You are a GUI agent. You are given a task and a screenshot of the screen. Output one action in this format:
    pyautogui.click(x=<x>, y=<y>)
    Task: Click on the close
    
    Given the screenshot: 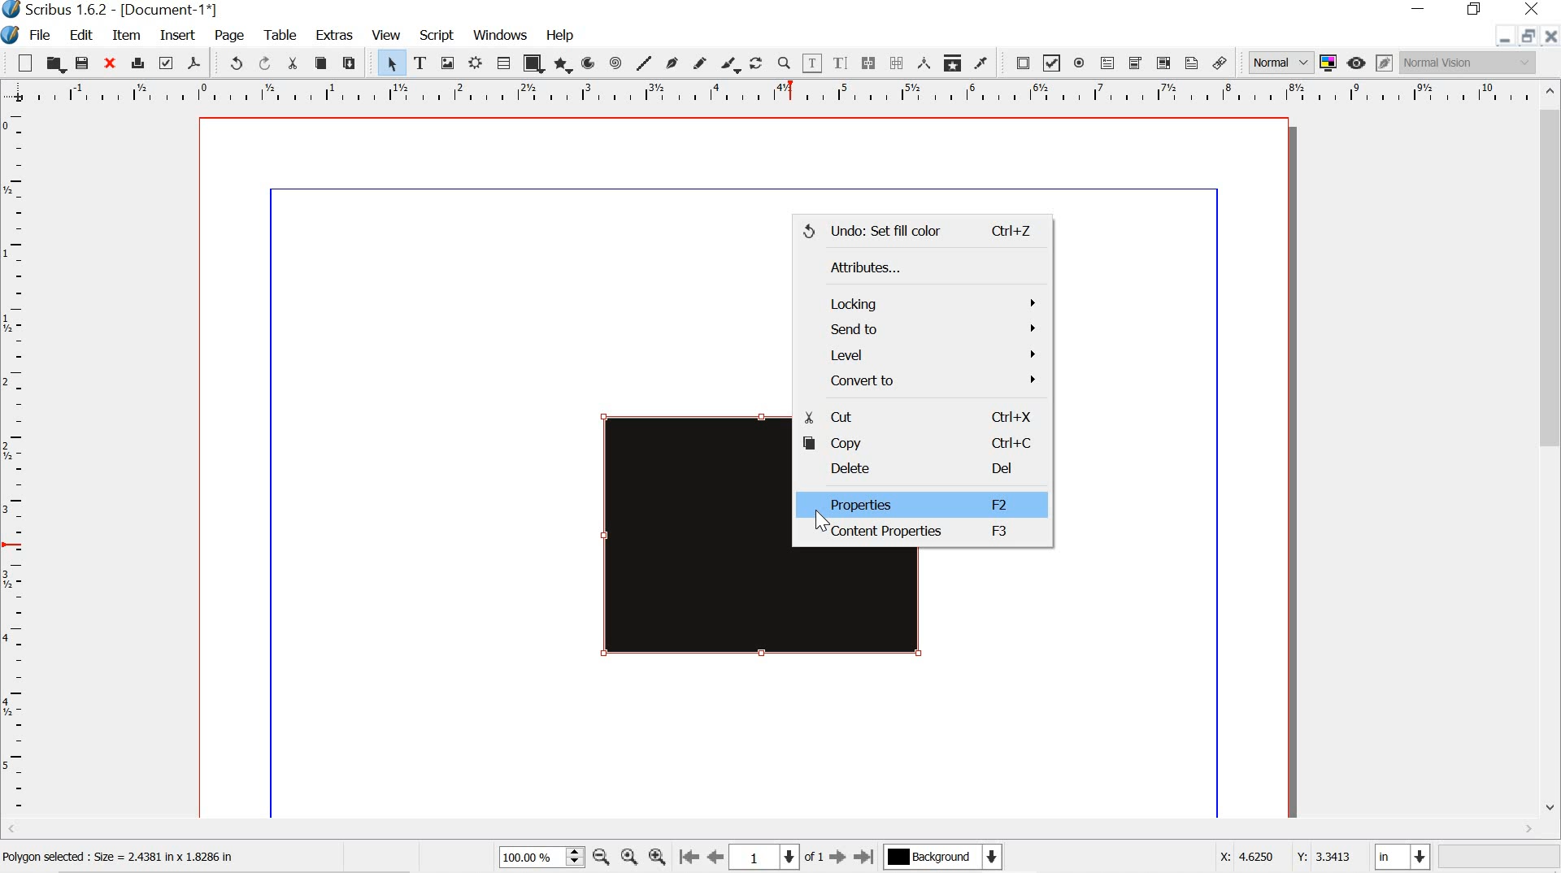 What is the action you would take?
    pyautogui.click(x=1533, y=10)
    